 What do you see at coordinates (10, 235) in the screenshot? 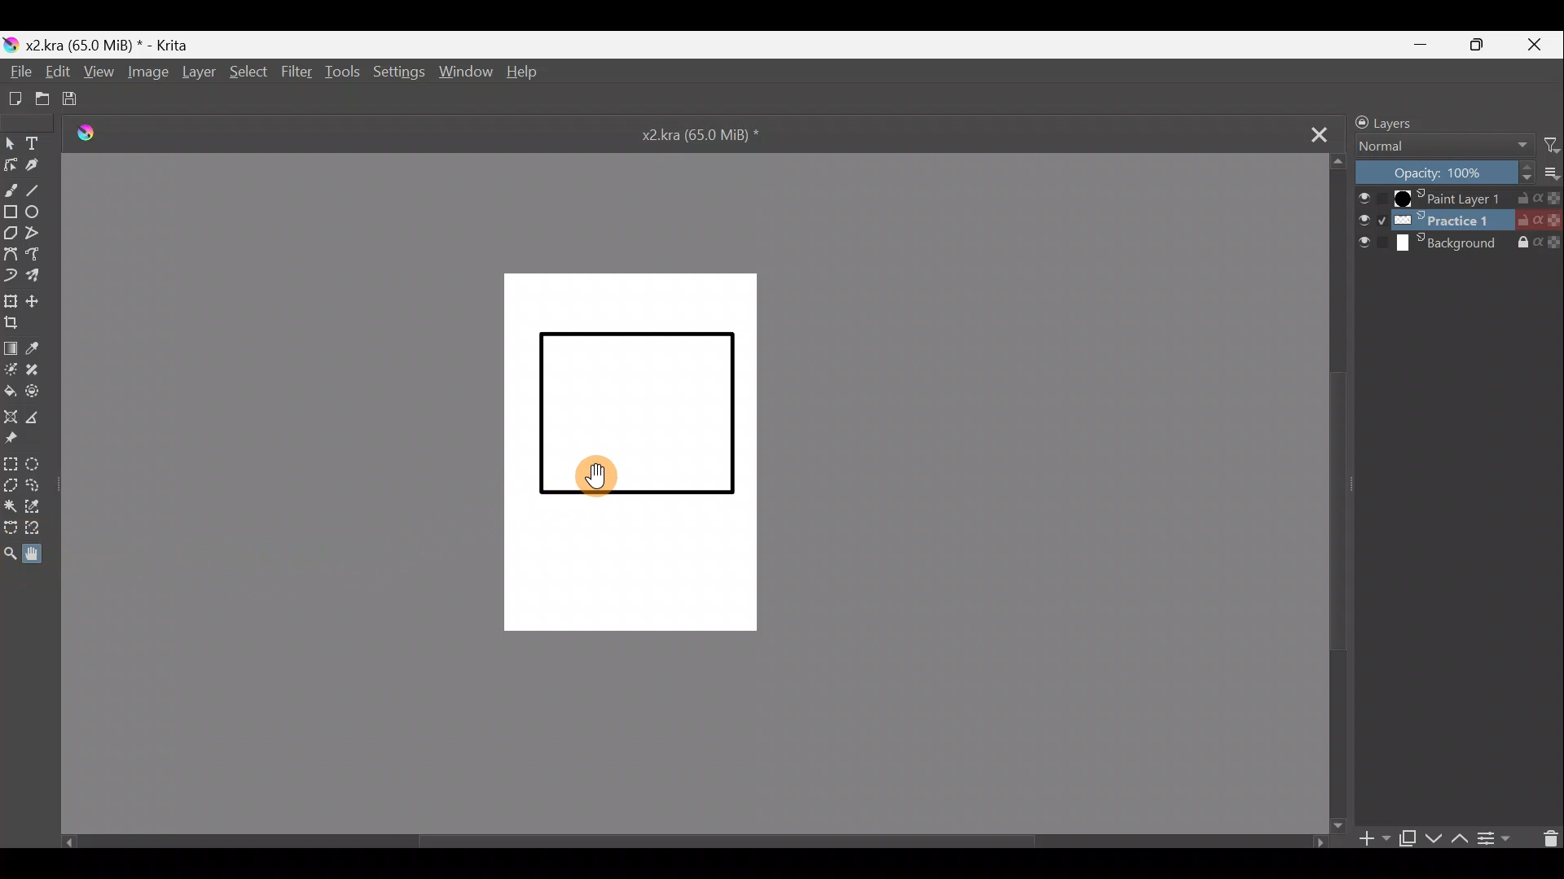
I see `Polygon tool` at bounding box center [10, 235].